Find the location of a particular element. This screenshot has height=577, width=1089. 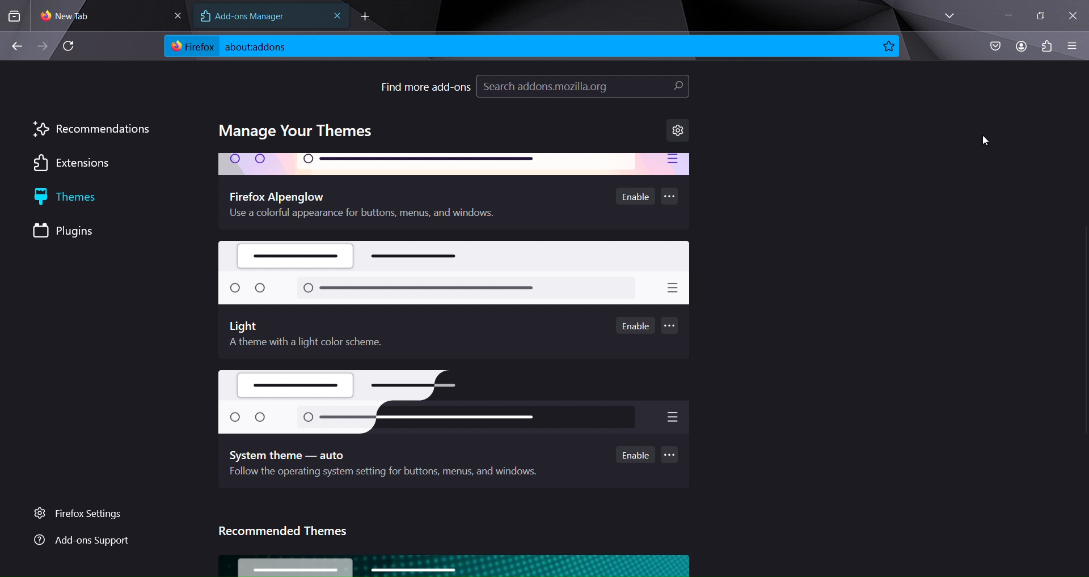

image is located at coordinates (454, 564).